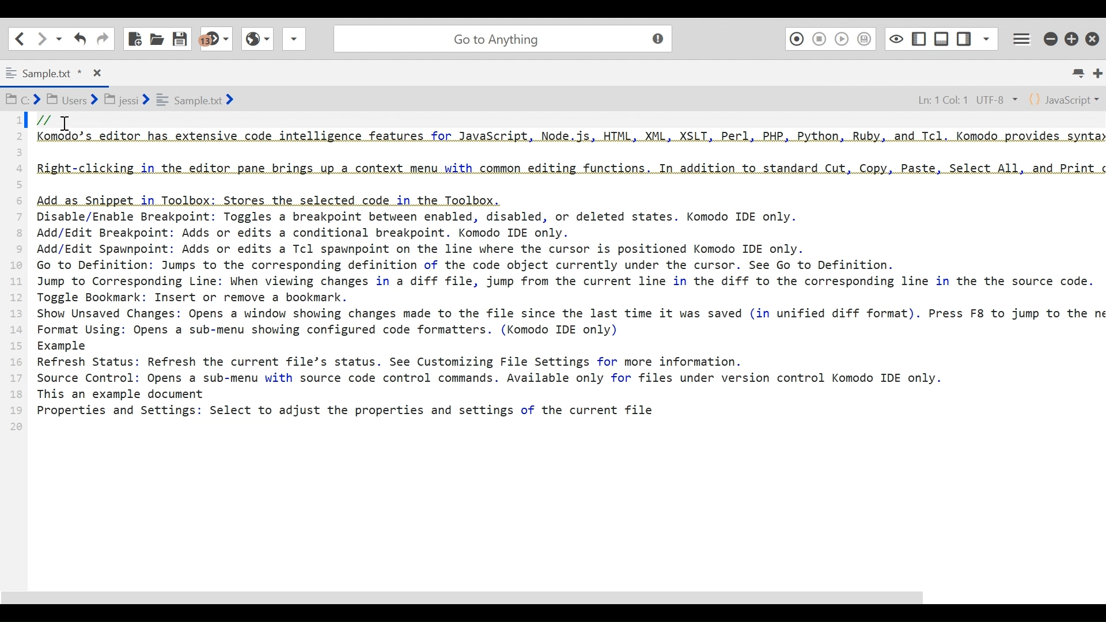 This screenshot has height=622, width=1106. What do you see at coordinates (820, 39) in the screenshot?
I see `Stop Recording Macro` at bounding box center [820, 39].